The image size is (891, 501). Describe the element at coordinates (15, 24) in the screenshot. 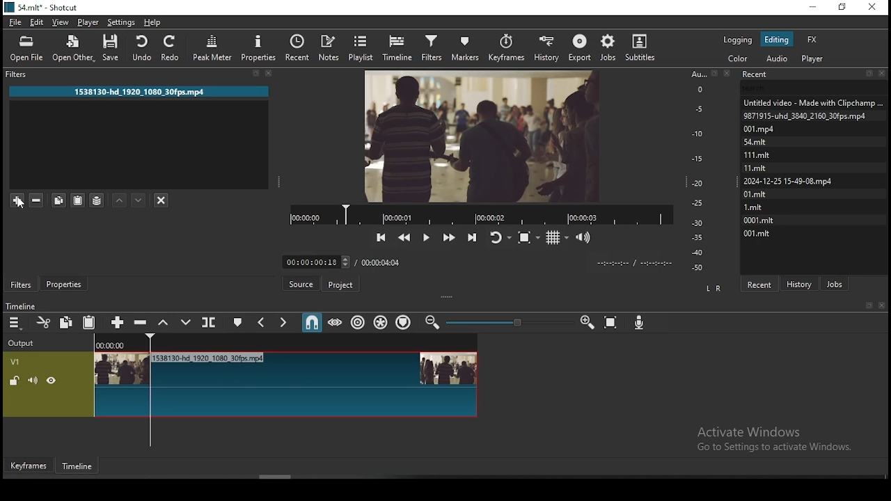

I see `file` at that location.